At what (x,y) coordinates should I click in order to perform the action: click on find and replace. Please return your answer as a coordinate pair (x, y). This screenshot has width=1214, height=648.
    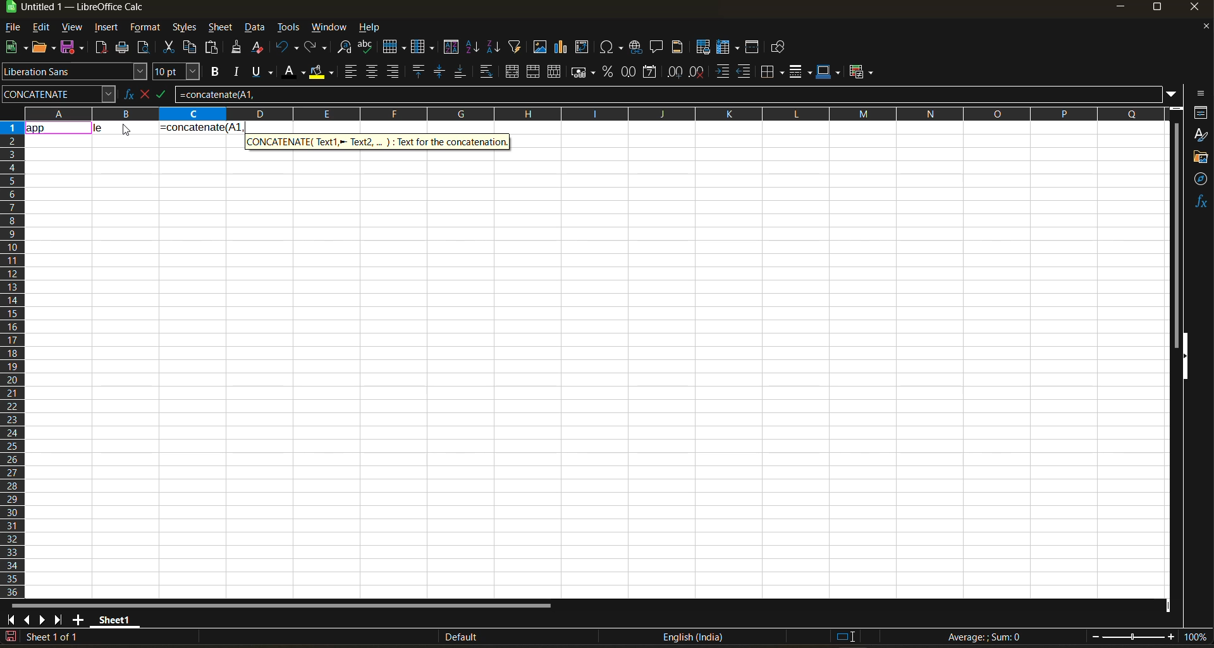
    Looking at the image, I should click on (347, 49).